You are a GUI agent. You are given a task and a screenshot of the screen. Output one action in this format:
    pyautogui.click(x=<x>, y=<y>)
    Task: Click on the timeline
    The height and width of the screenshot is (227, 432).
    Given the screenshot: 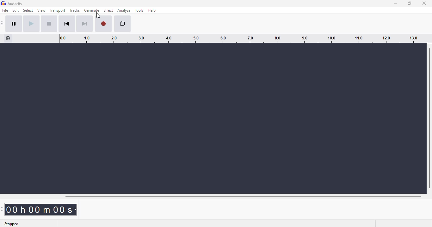 What is the action you would take?
    pyautogui.click(x=240, y=38)
    